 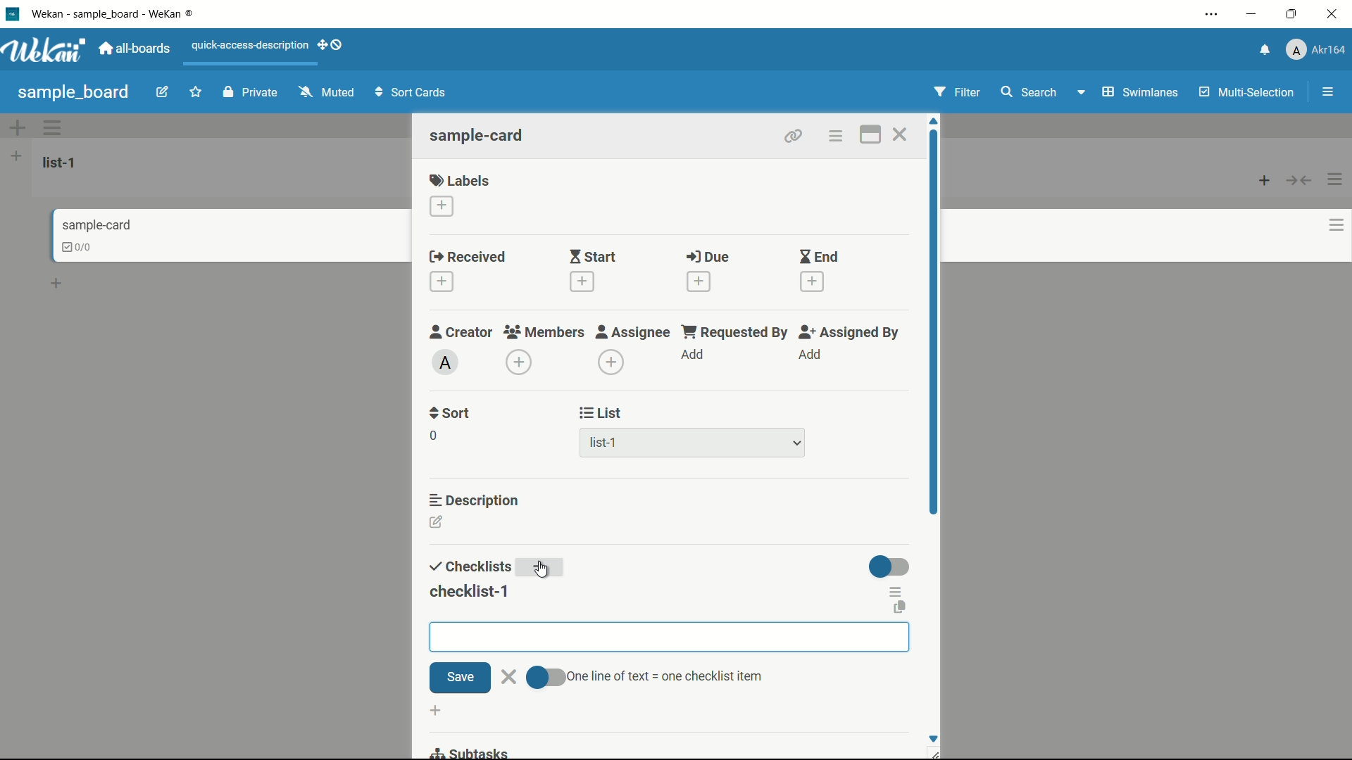 What do you see at coordinates (1080, 95) in the screenshot?
I see `dropdown` at bounding box center [1080, 95].